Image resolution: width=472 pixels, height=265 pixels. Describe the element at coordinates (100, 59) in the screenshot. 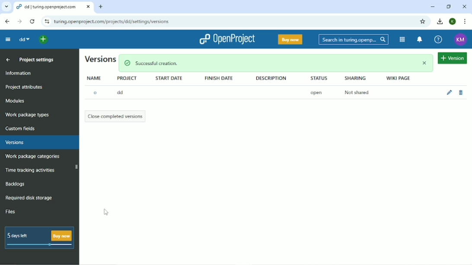

I see `New version` at that location.